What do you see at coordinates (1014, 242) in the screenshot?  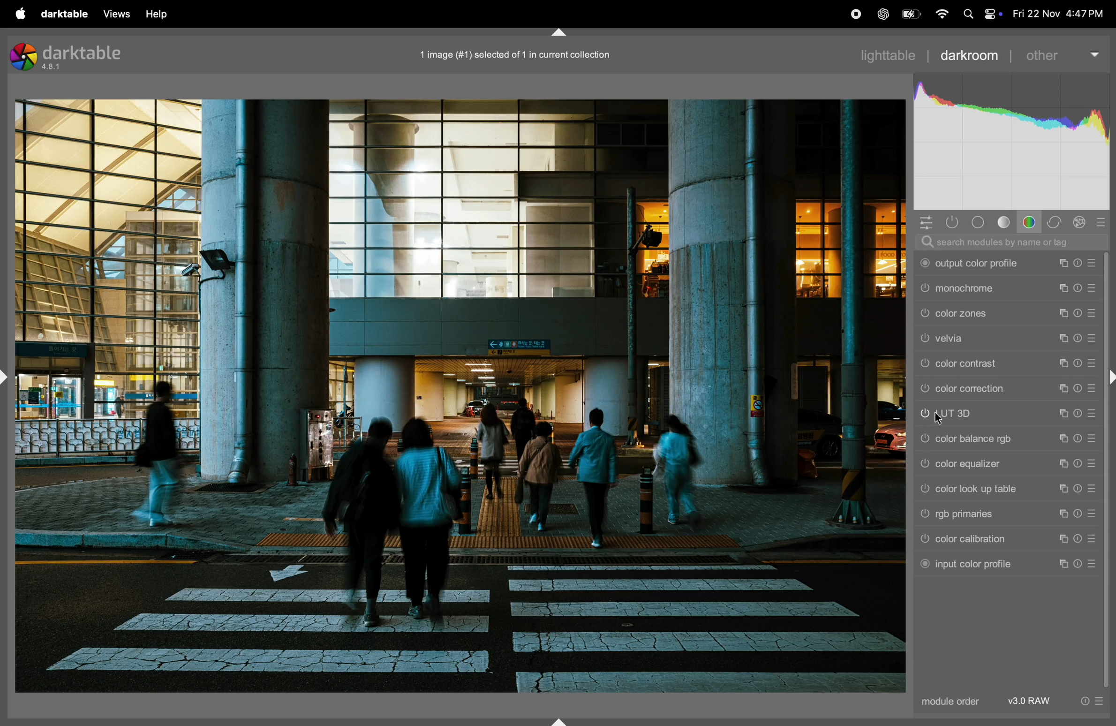 I see `search bar` at bounding box center [1014, 242].